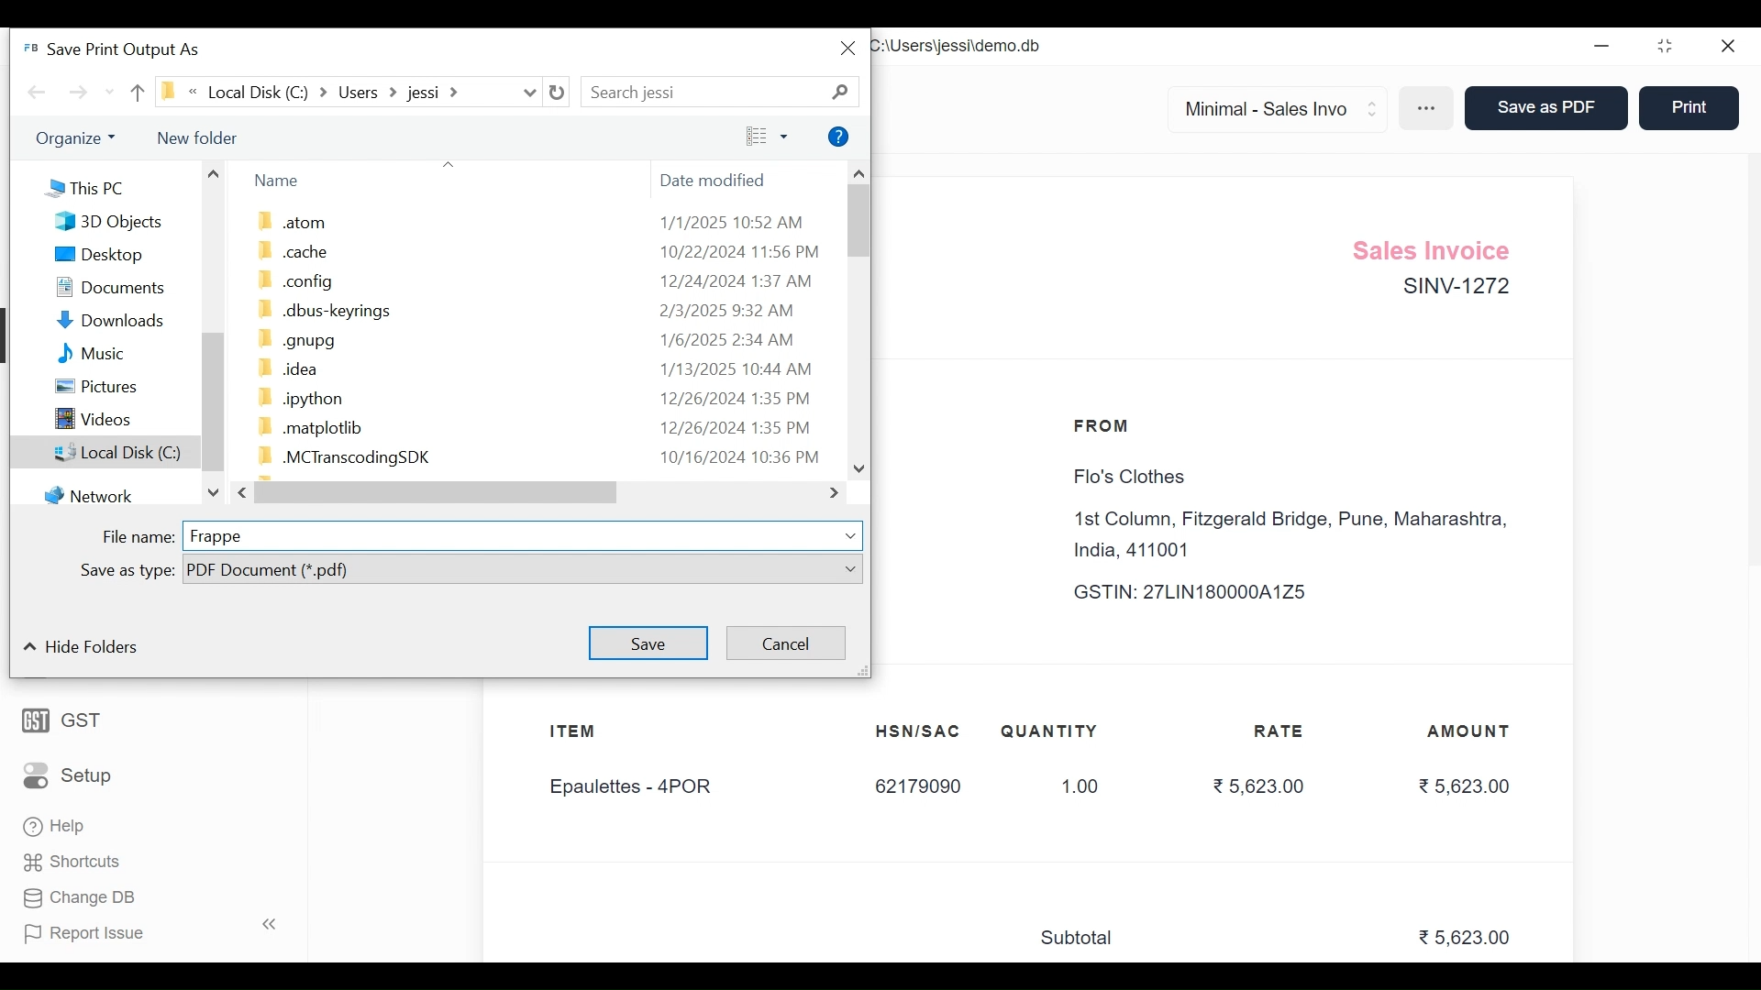 This screenshot has height=990, width=1761. I want to click on 1/1/2025 10:52 AM, so click(734, 221).